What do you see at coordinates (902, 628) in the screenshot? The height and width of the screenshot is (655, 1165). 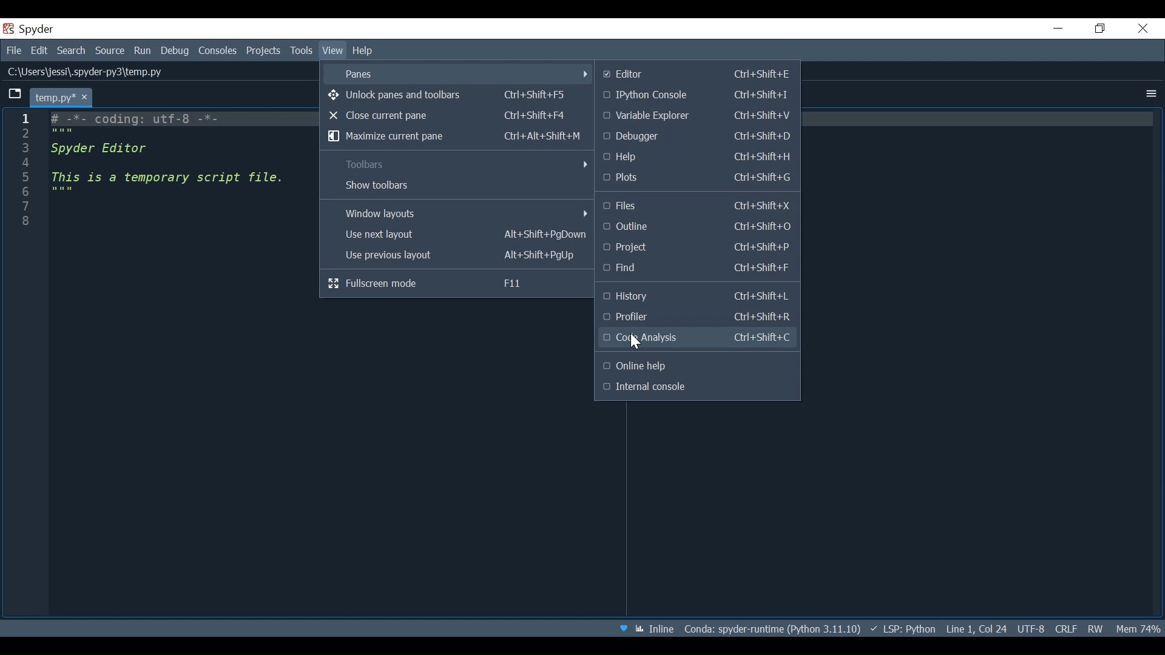 I see `Language` at bounding box center [902, 628].